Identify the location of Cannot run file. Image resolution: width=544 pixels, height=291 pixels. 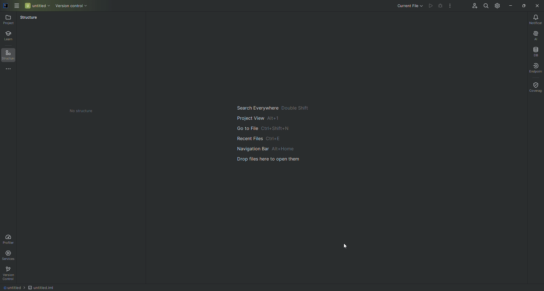
(441, 5).